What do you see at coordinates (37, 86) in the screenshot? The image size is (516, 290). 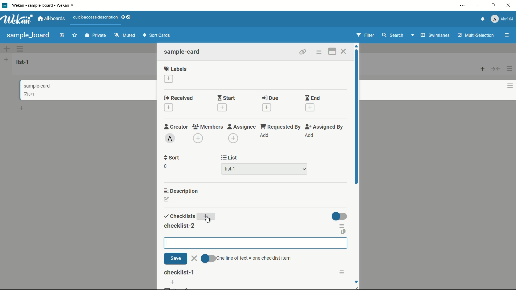 I see `card name` at bounding box center [37, 86].